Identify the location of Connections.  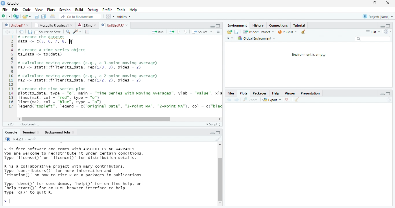
(278, 25).